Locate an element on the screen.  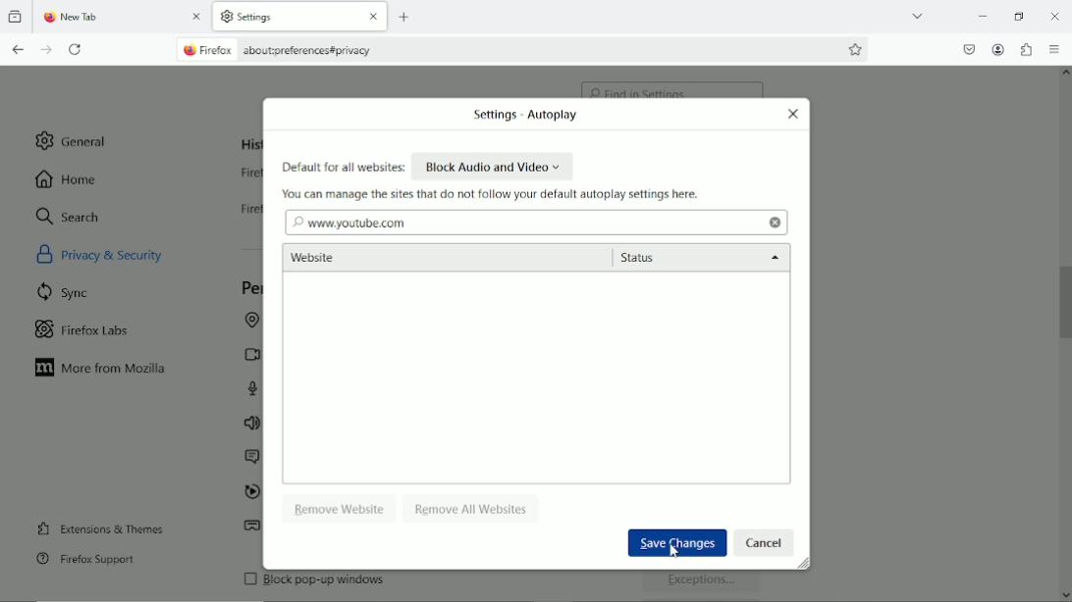
extensions & themes is located at coordinates (98, 527).